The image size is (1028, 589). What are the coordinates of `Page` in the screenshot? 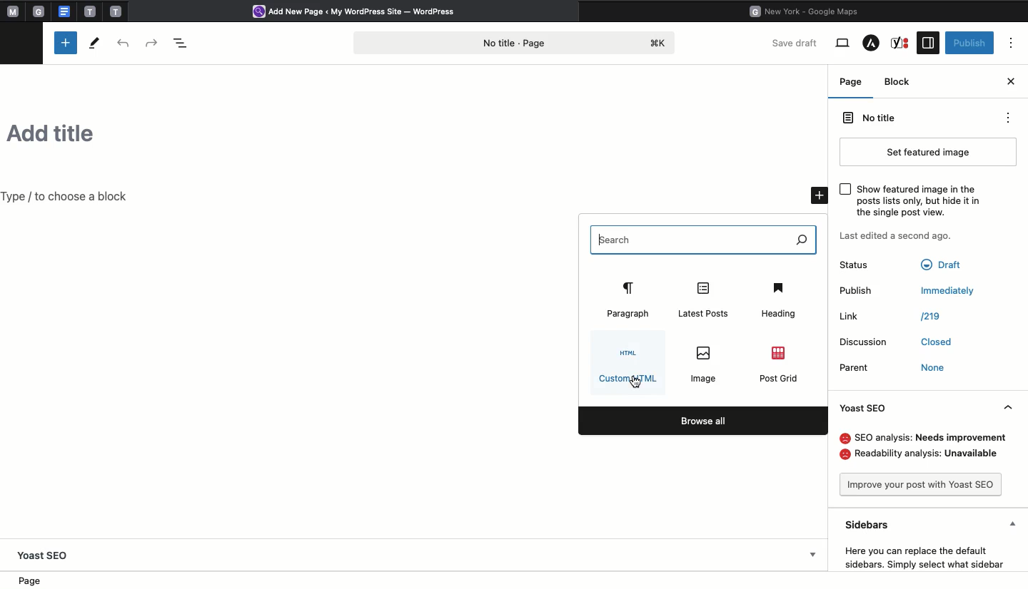 It's located at (518, 41).